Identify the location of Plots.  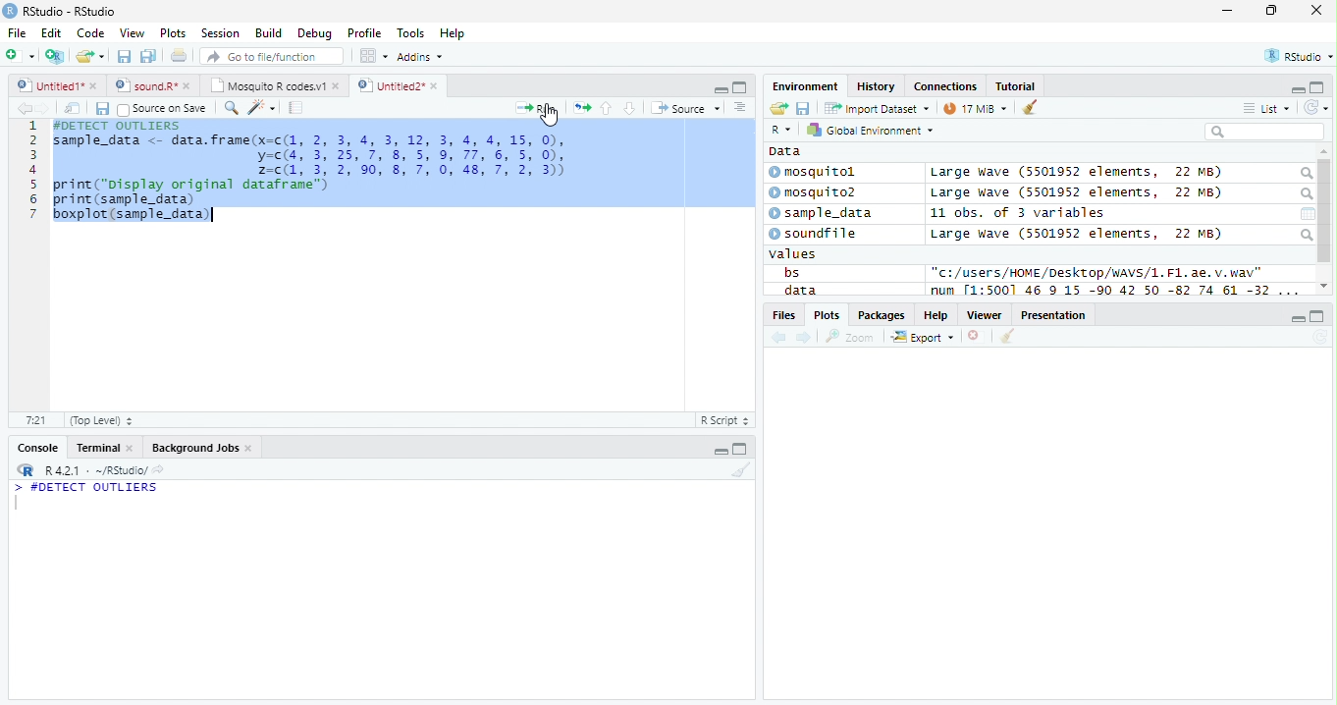
(174, 33).